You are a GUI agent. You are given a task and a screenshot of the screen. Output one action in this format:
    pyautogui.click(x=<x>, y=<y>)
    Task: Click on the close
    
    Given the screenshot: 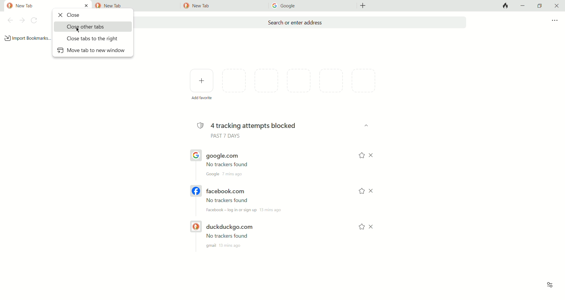 What is the action you would take?
    pyautogui.click(x=372, y=155)
    